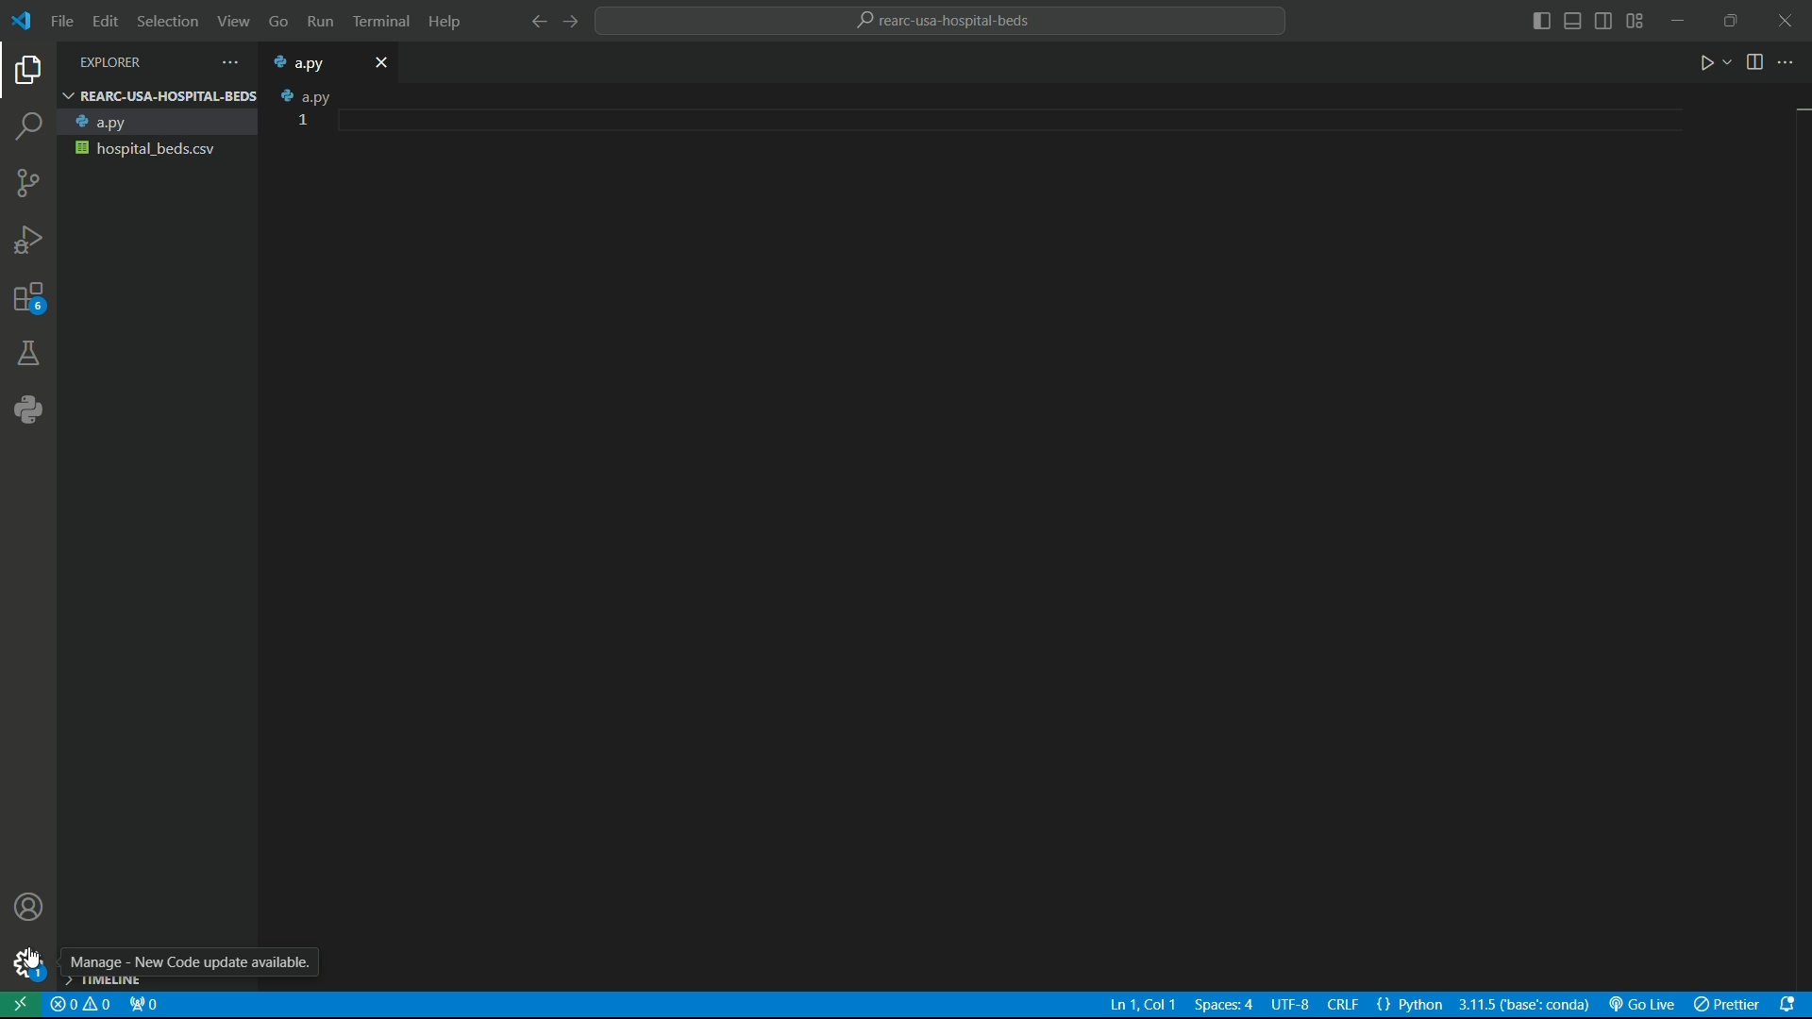  What do you see at coordinates (305, 120) in the screenshot?
I see `1` at bounding box center [305, 120].